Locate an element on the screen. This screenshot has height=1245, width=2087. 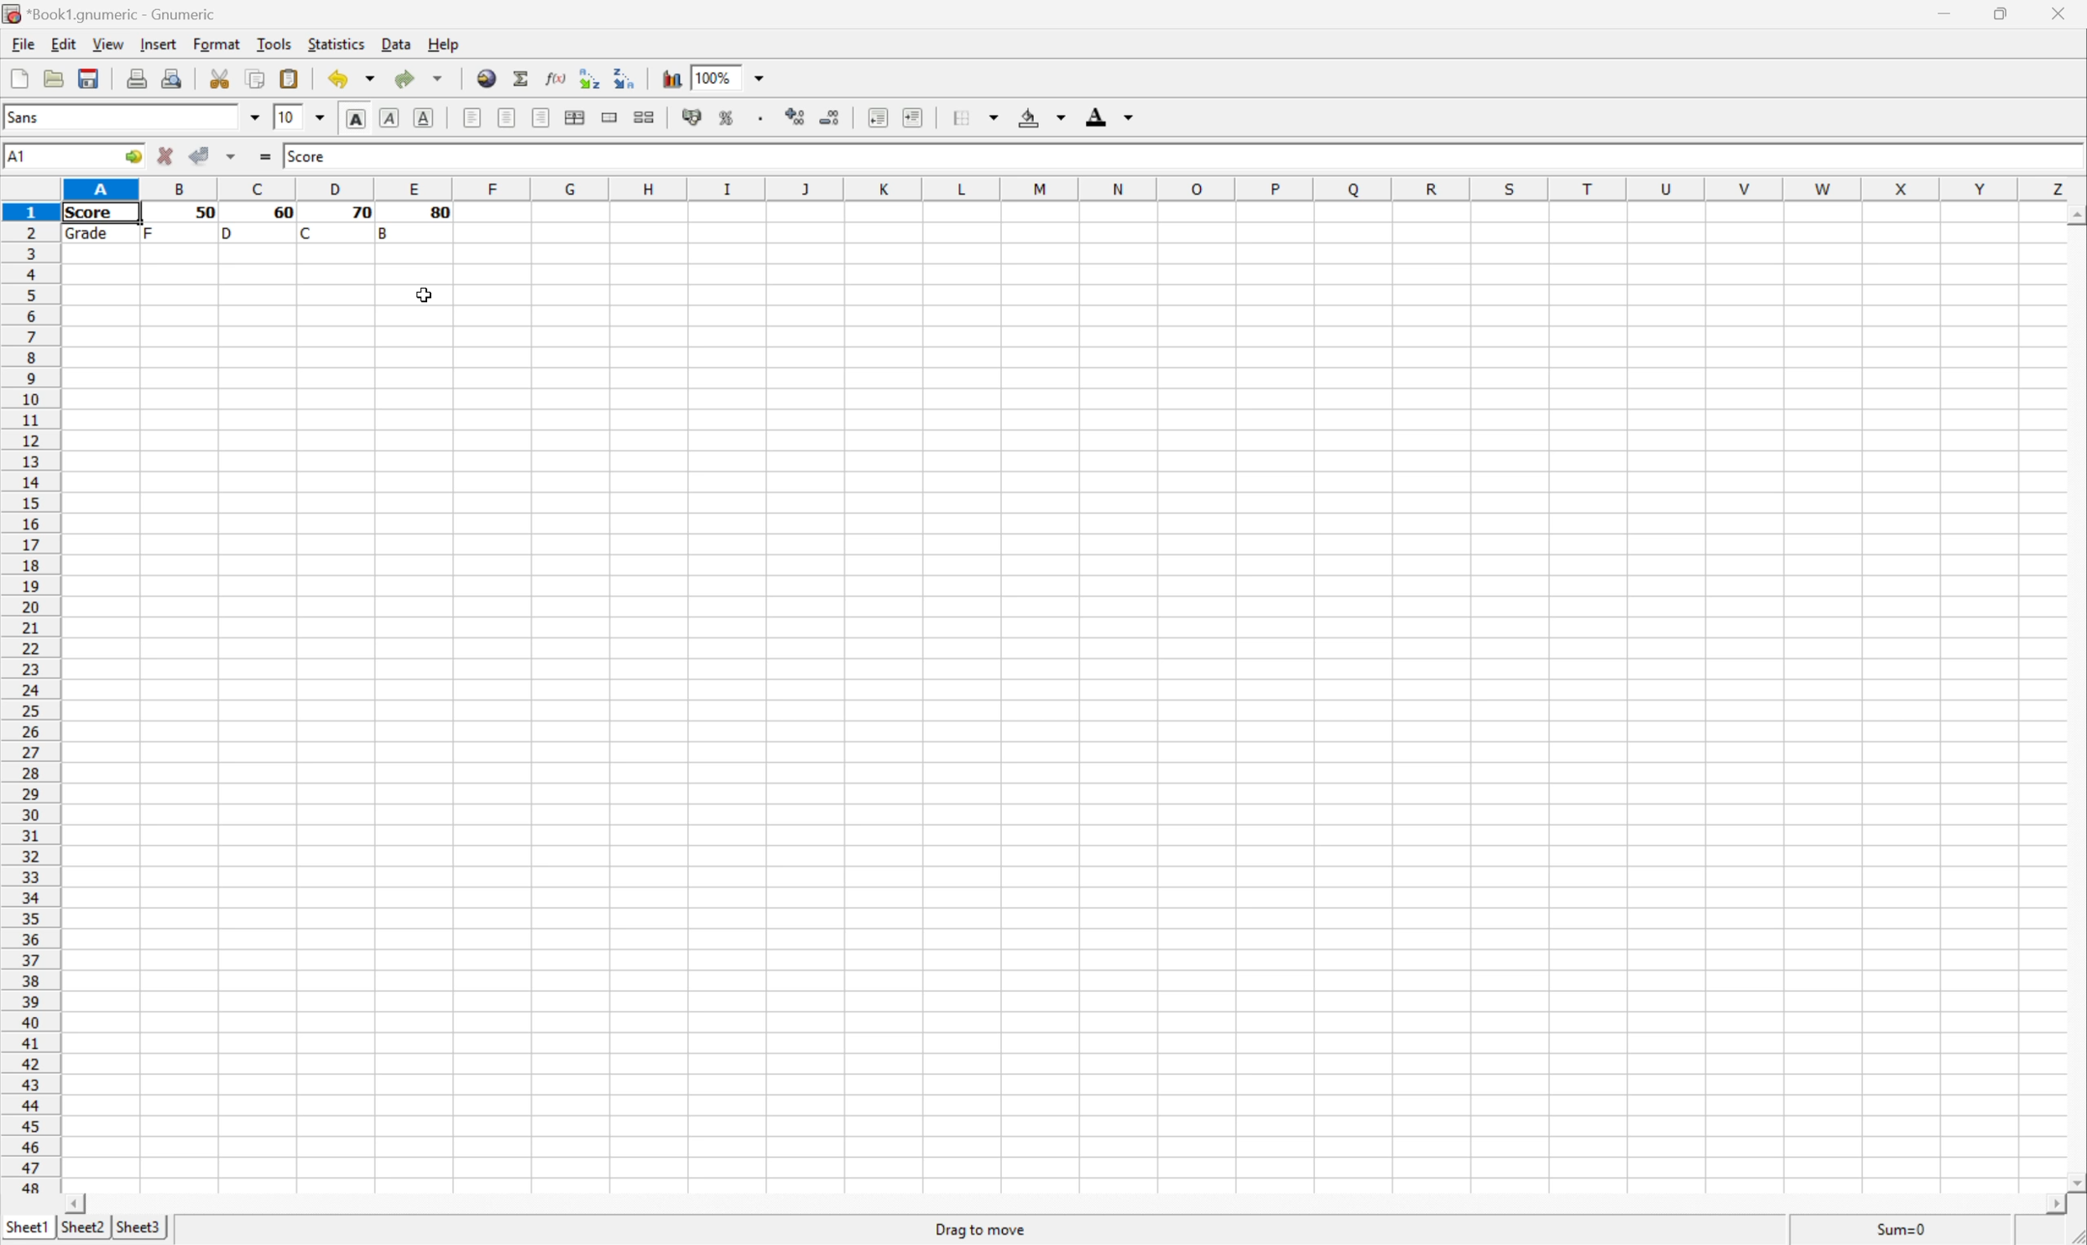
Open a file is located at coordinates (56, 77).